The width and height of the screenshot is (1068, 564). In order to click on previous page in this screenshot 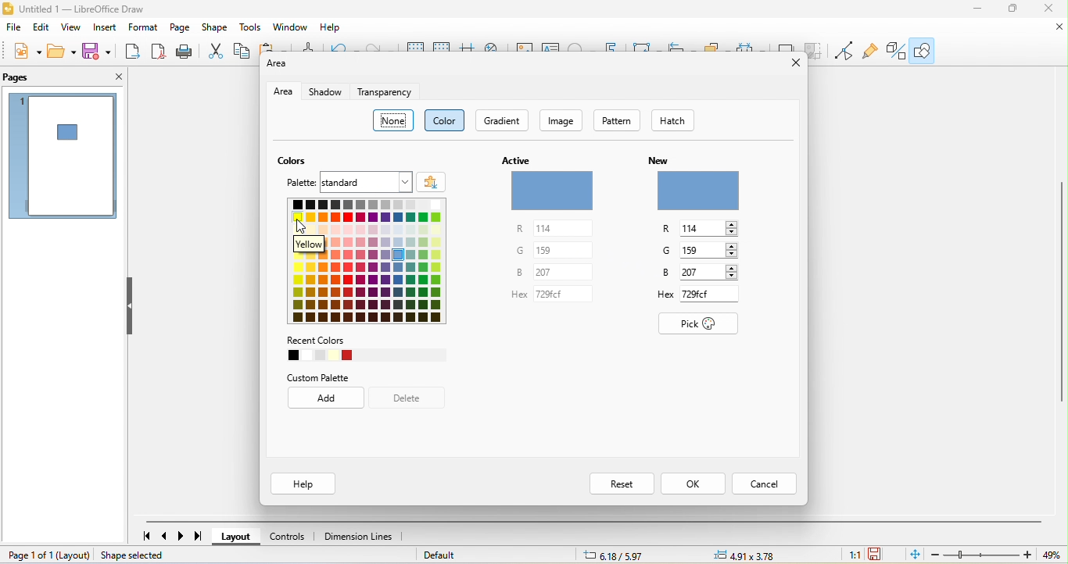, I will do `click(164, 535)`.